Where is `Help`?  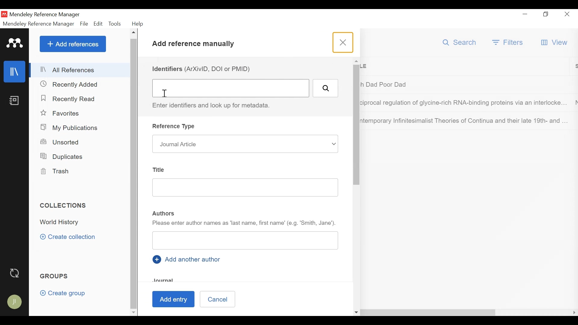
Help is located at coordinates (139, 24).